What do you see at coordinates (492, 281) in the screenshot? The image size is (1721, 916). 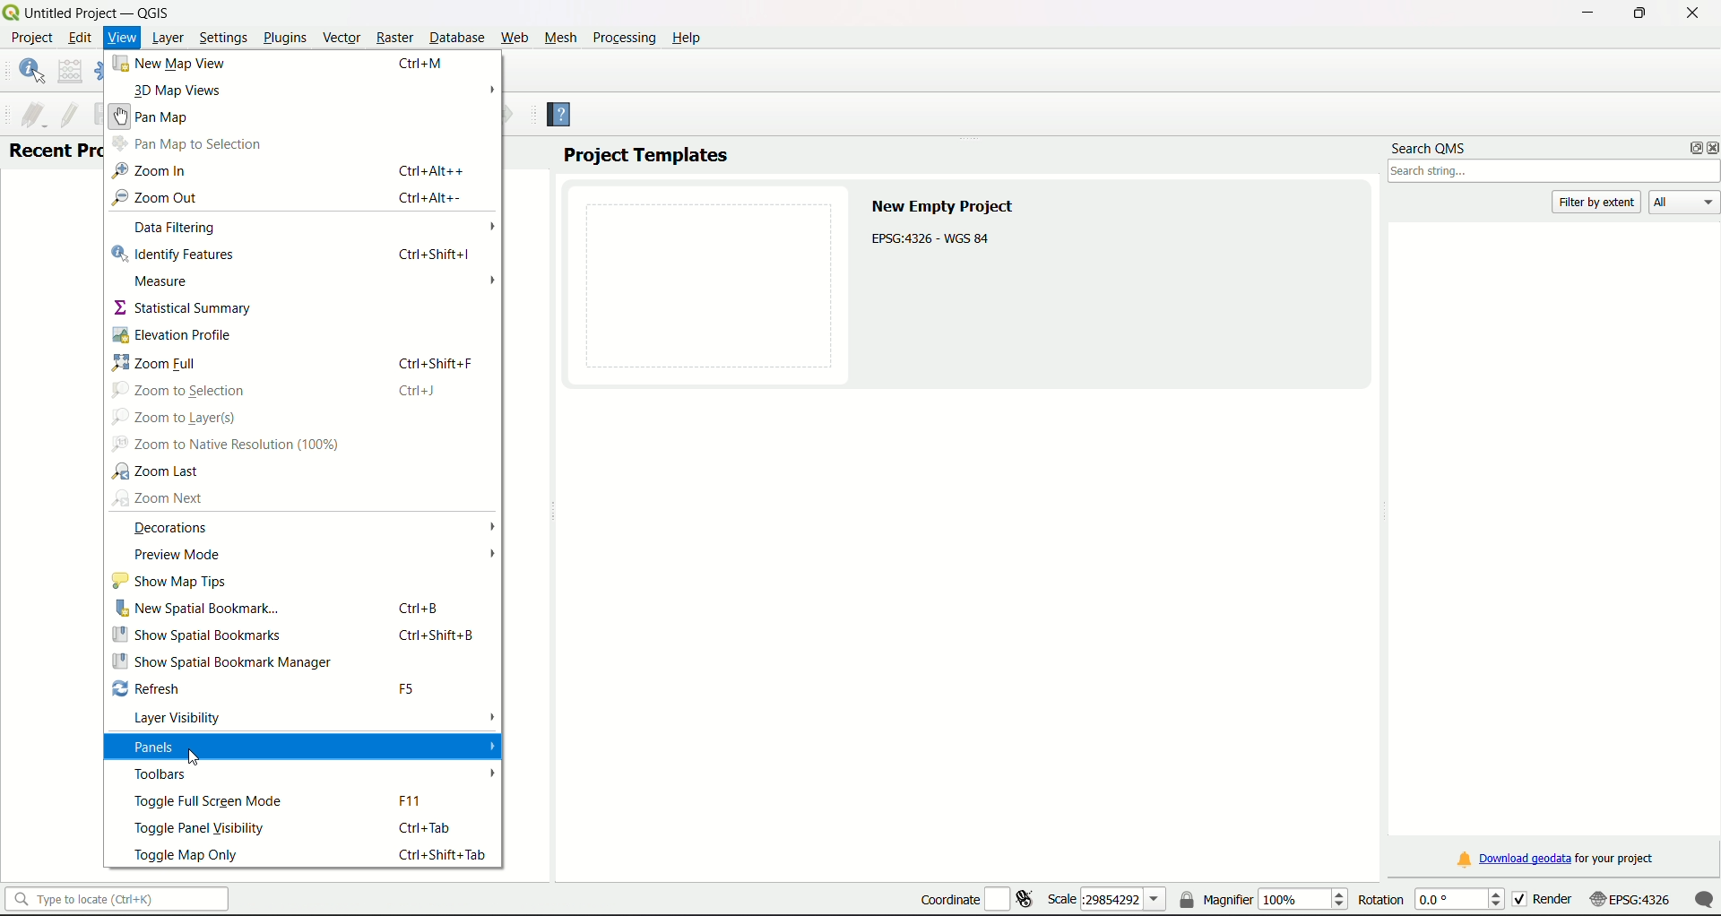 I see `Arrow` at bounding box center [492, 281].